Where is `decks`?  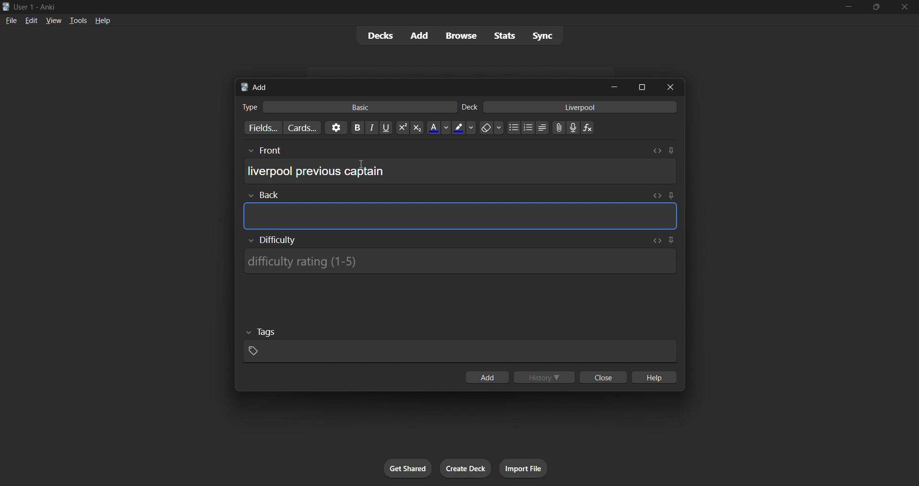
decks is located at coordinates (376, 37).